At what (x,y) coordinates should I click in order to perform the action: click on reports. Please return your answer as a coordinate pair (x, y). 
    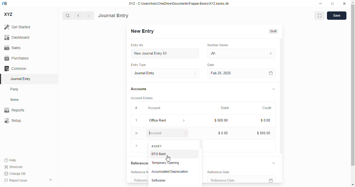
    Looking at the image, I should click on (14, 110).